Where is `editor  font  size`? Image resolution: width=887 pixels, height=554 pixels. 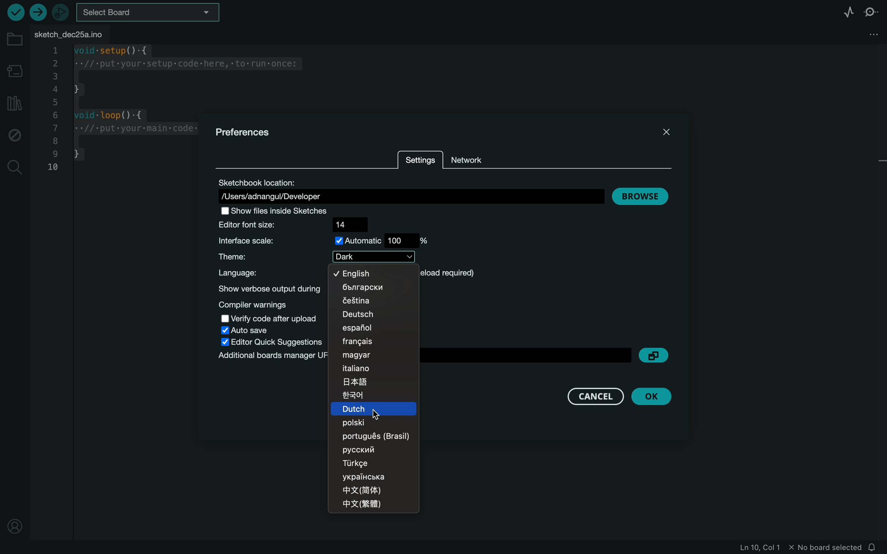 editor  font  size is located at coordinates (291, 224).